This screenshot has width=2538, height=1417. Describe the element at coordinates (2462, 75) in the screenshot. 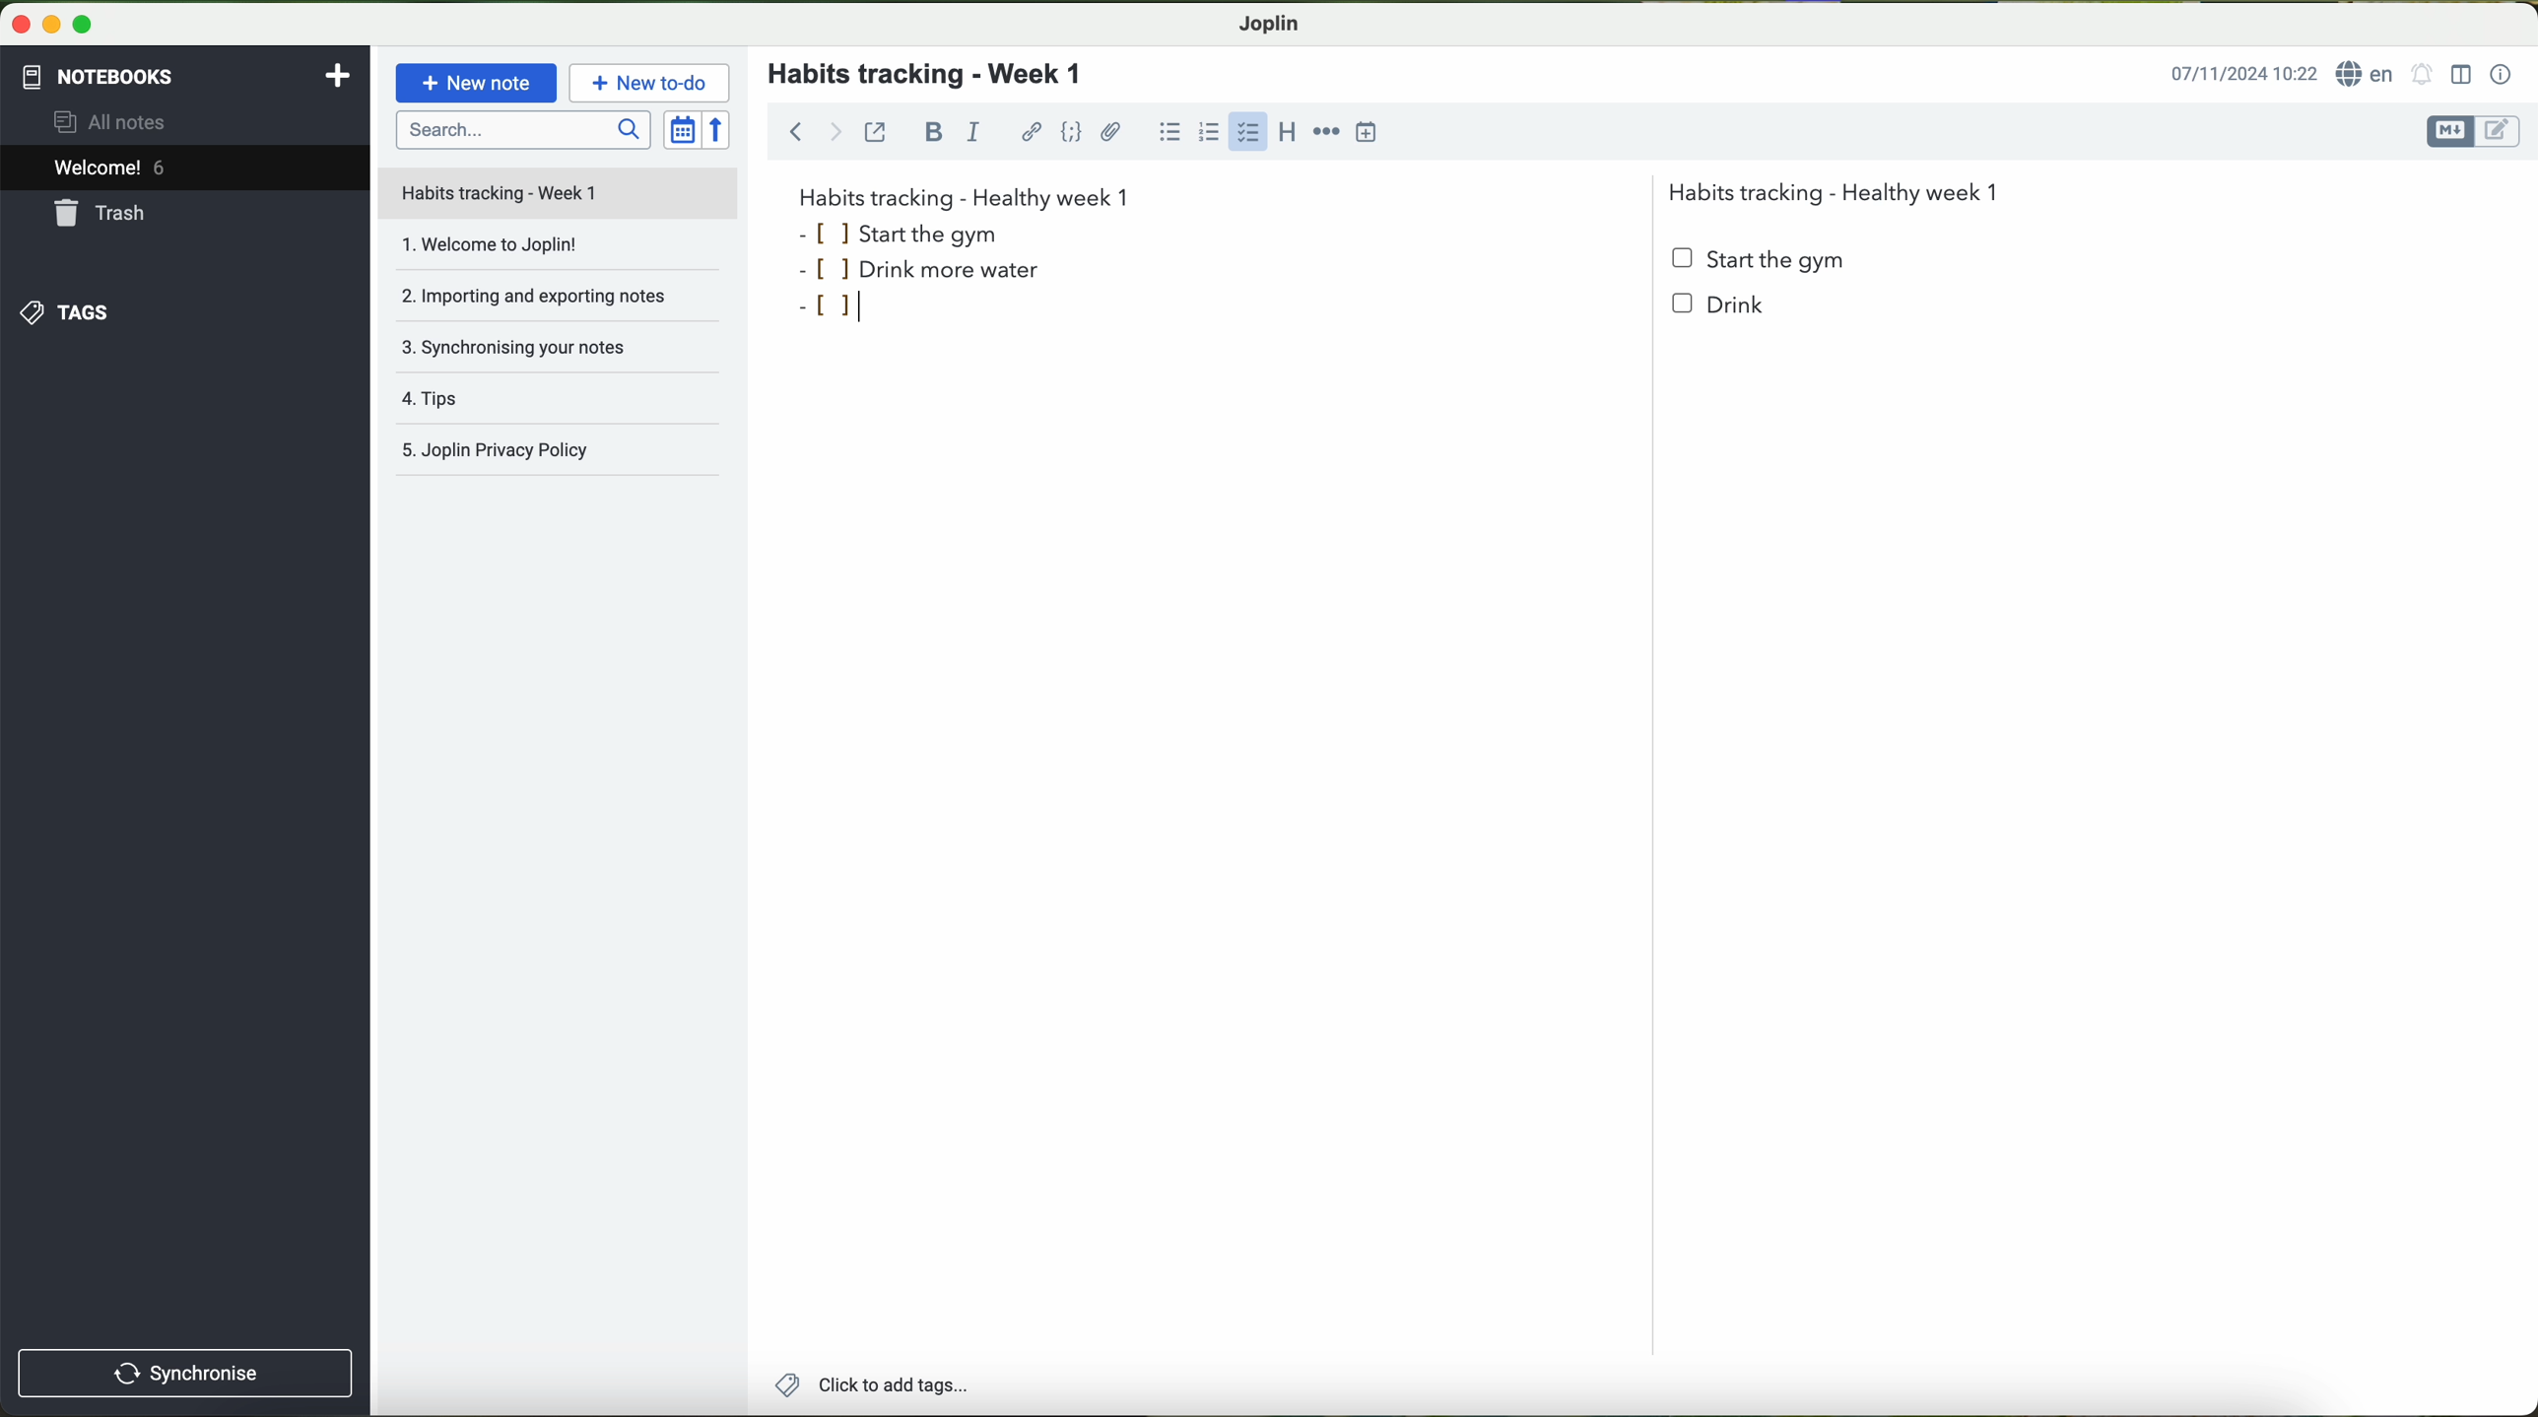

I see `toggle editor layout` at that location.